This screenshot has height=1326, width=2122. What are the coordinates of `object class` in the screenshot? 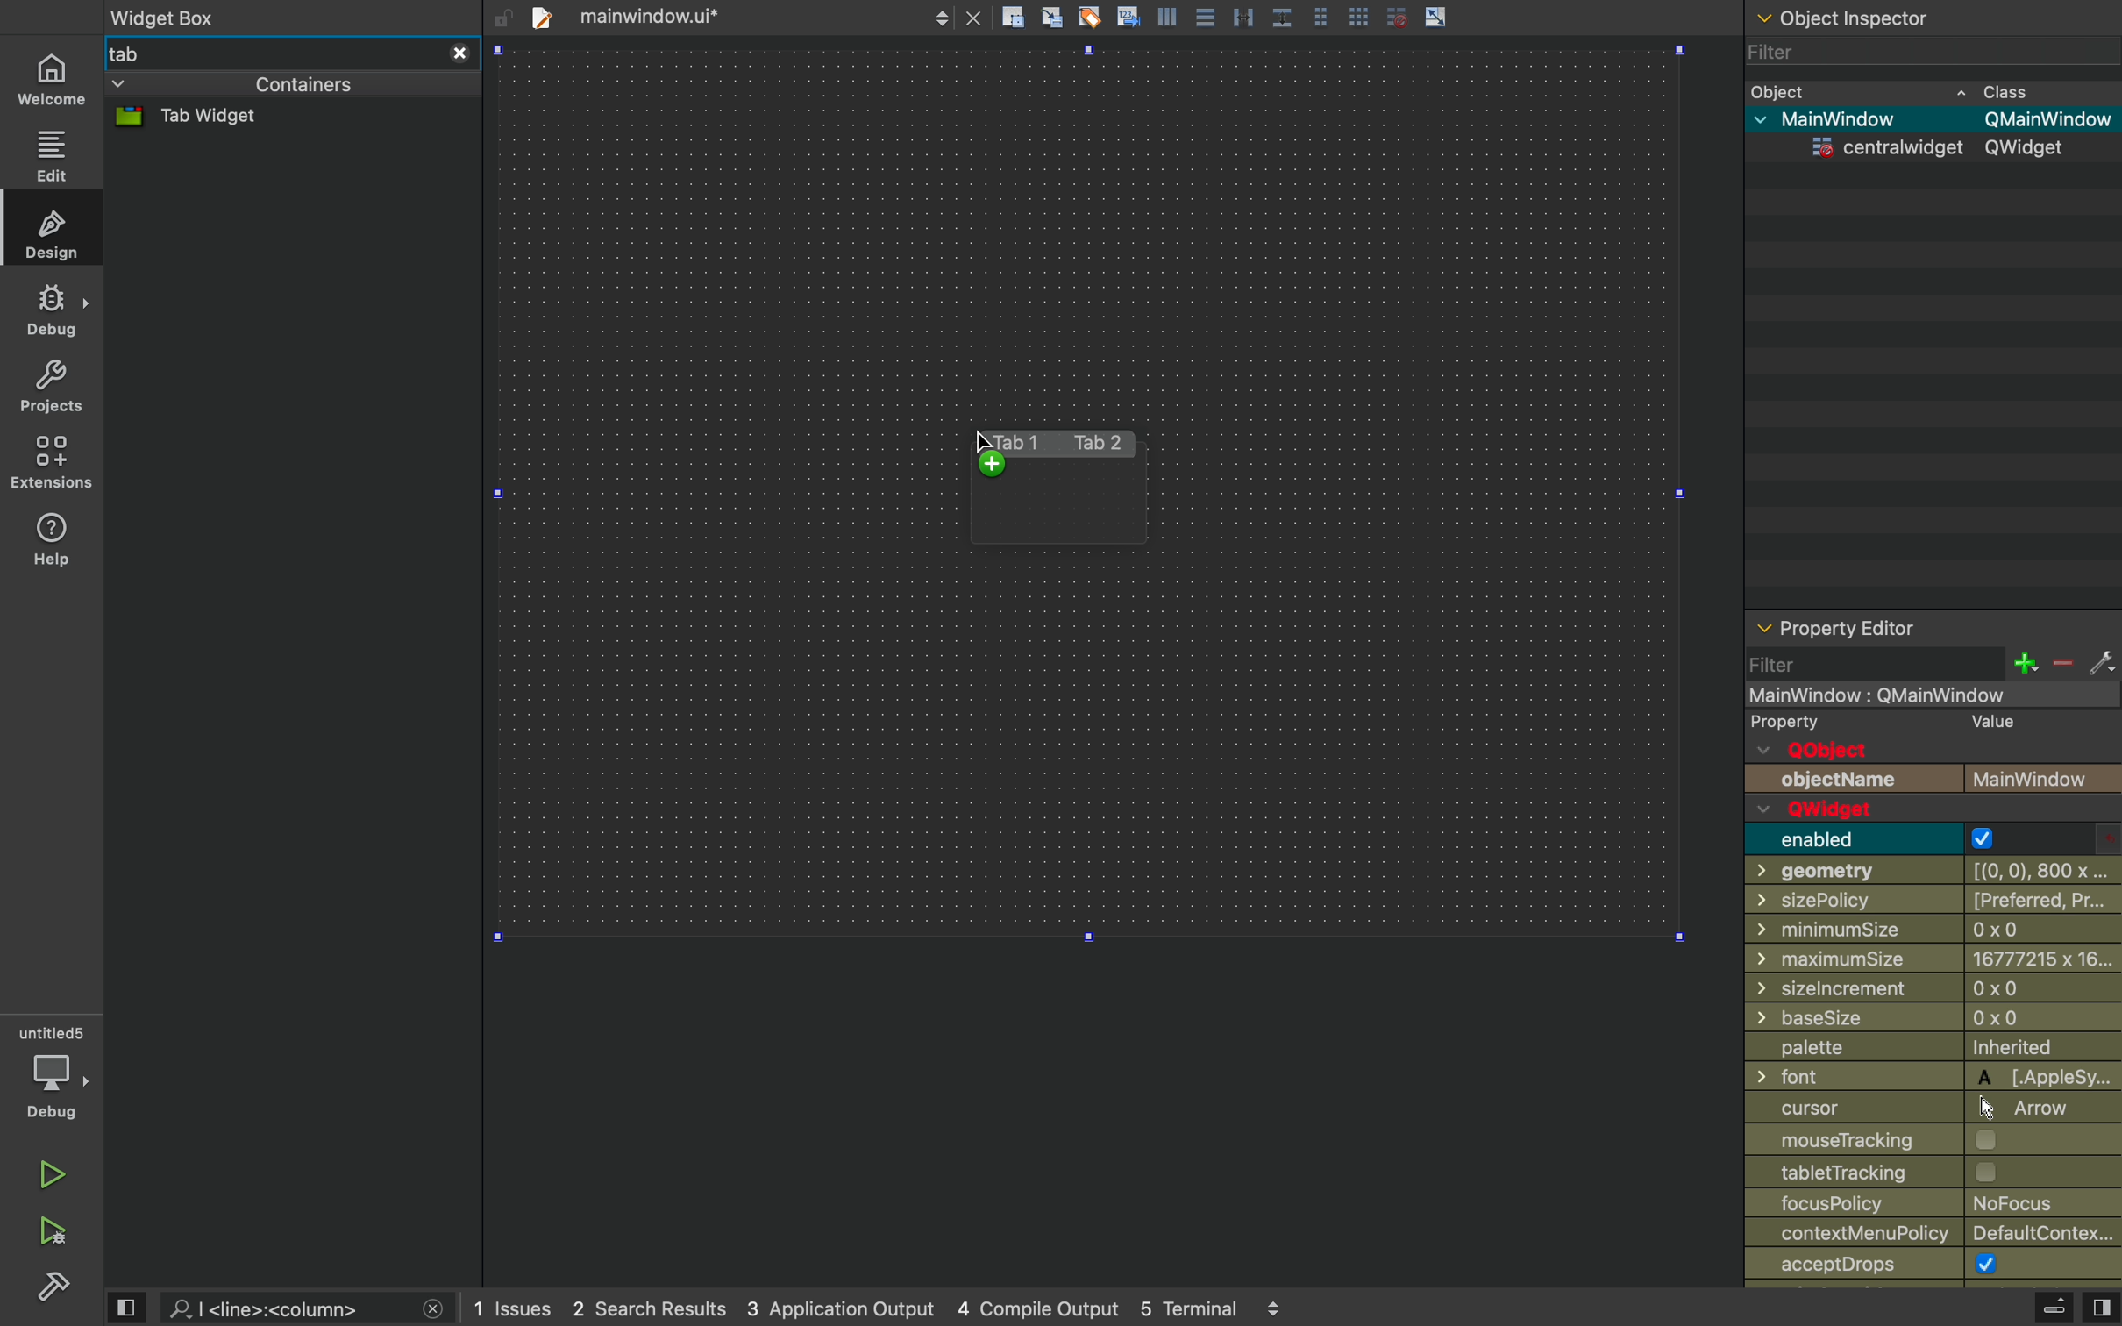 It's located at (1923, 89).